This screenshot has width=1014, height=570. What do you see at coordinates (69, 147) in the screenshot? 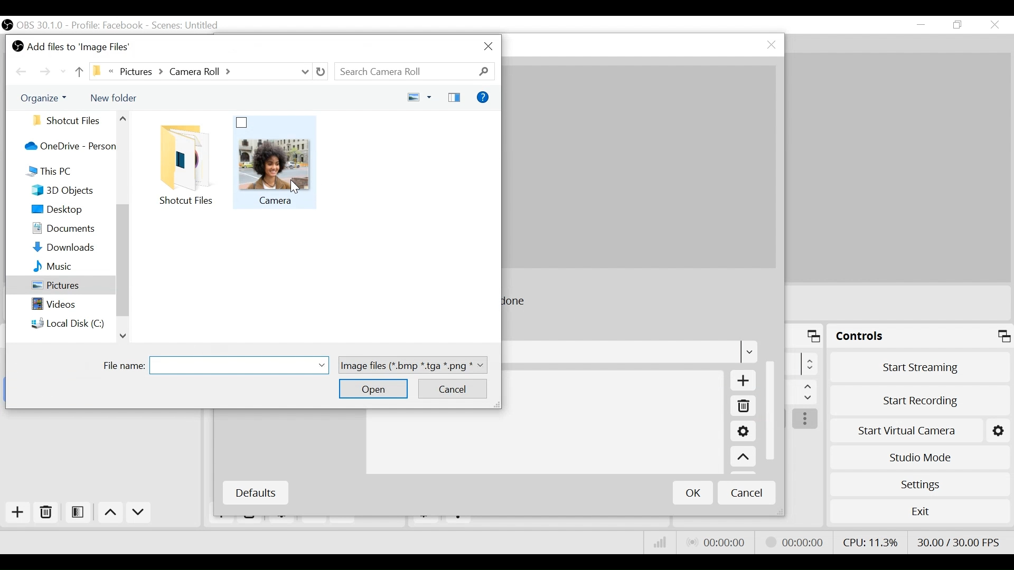
I see `OneDrive` at bounding box center [69, 147].